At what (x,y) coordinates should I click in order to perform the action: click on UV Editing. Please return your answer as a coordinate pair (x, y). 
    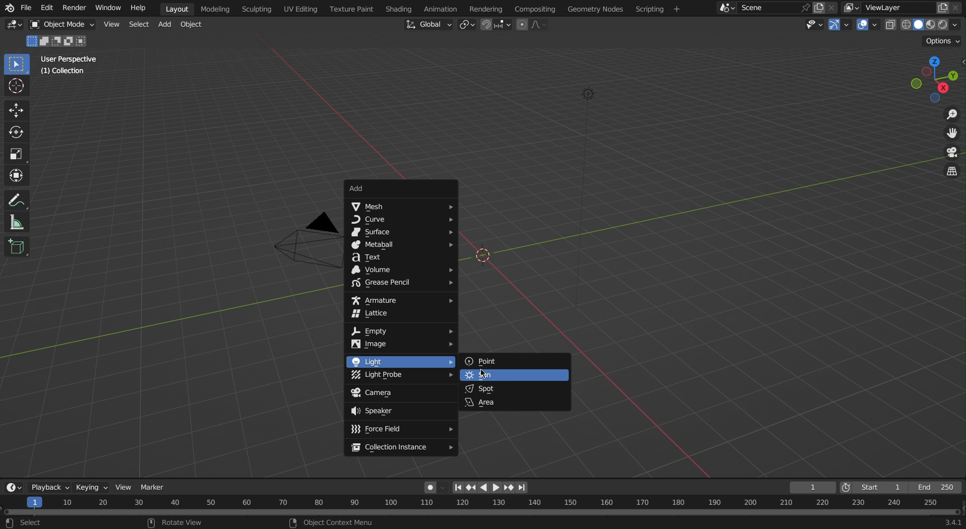
    Looking at the image, I should click on (301, 9).